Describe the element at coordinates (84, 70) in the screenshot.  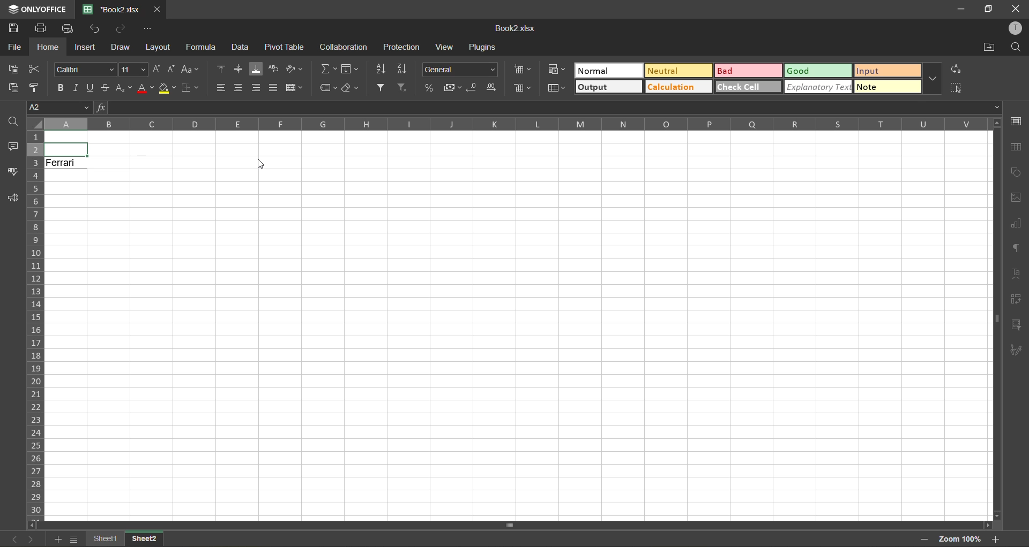
I see `font style` at that location.